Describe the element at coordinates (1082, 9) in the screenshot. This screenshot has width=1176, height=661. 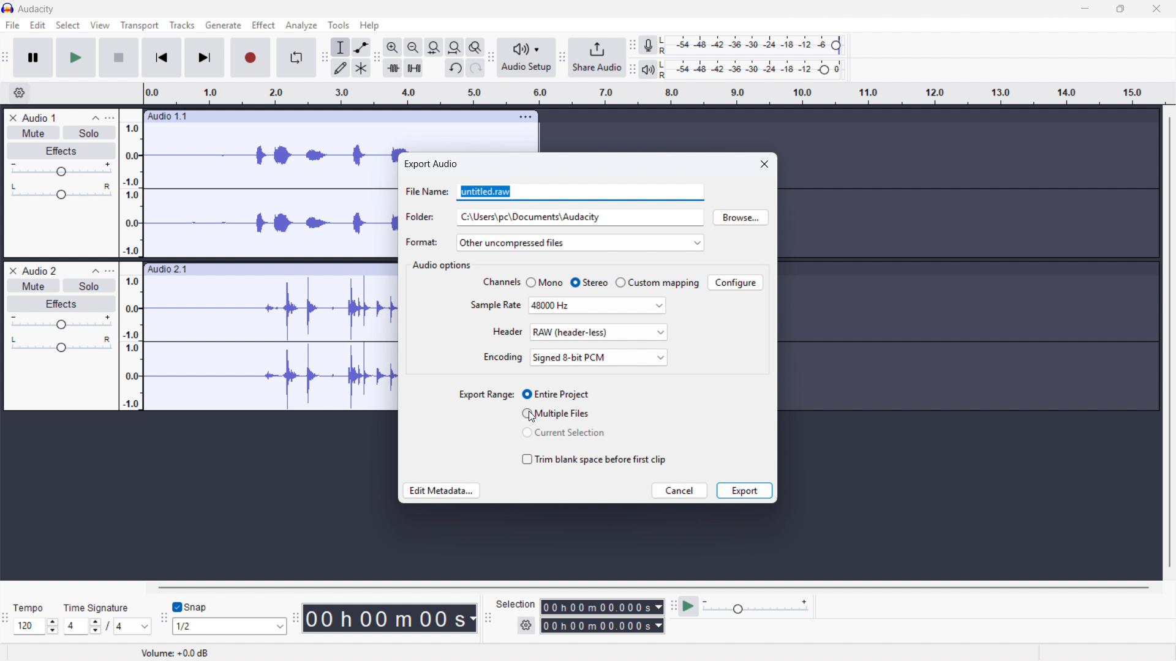
I see `minimise ` at that location.